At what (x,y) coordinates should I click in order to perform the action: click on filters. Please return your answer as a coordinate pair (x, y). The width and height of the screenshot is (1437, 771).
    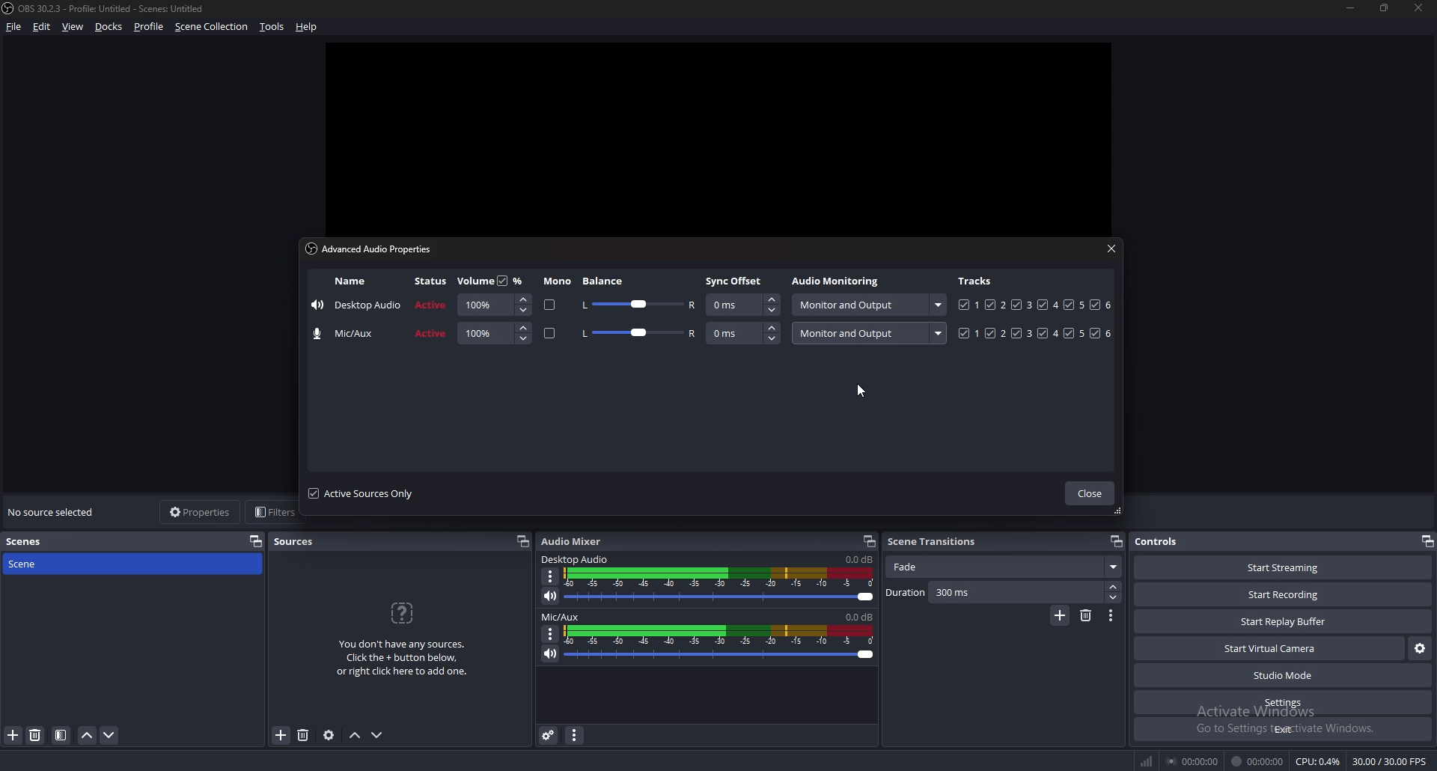
    Looking at the image, I should click on (272, 513).